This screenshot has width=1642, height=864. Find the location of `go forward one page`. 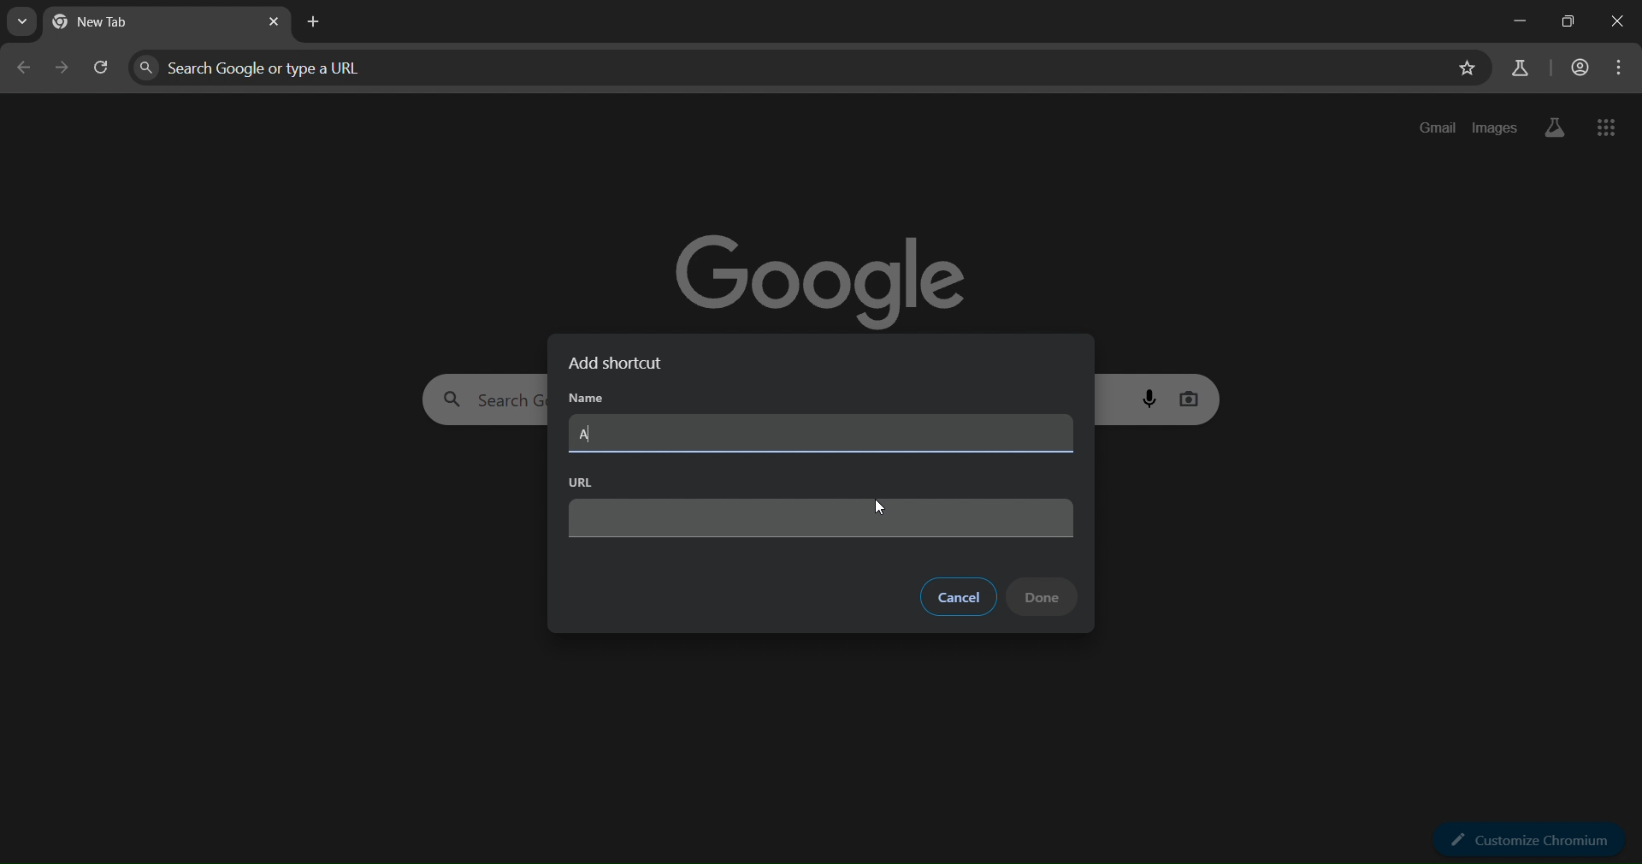

go forward one page is located at coordinates (63, 70).